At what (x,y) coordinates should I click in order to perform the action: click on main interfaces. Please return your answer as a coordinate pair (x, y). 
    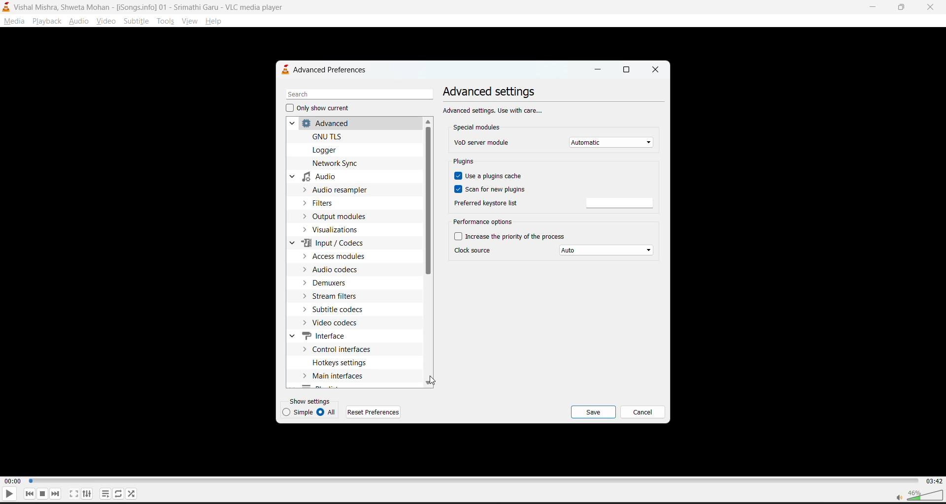
    Looking at the image, I should click on (338, 375).